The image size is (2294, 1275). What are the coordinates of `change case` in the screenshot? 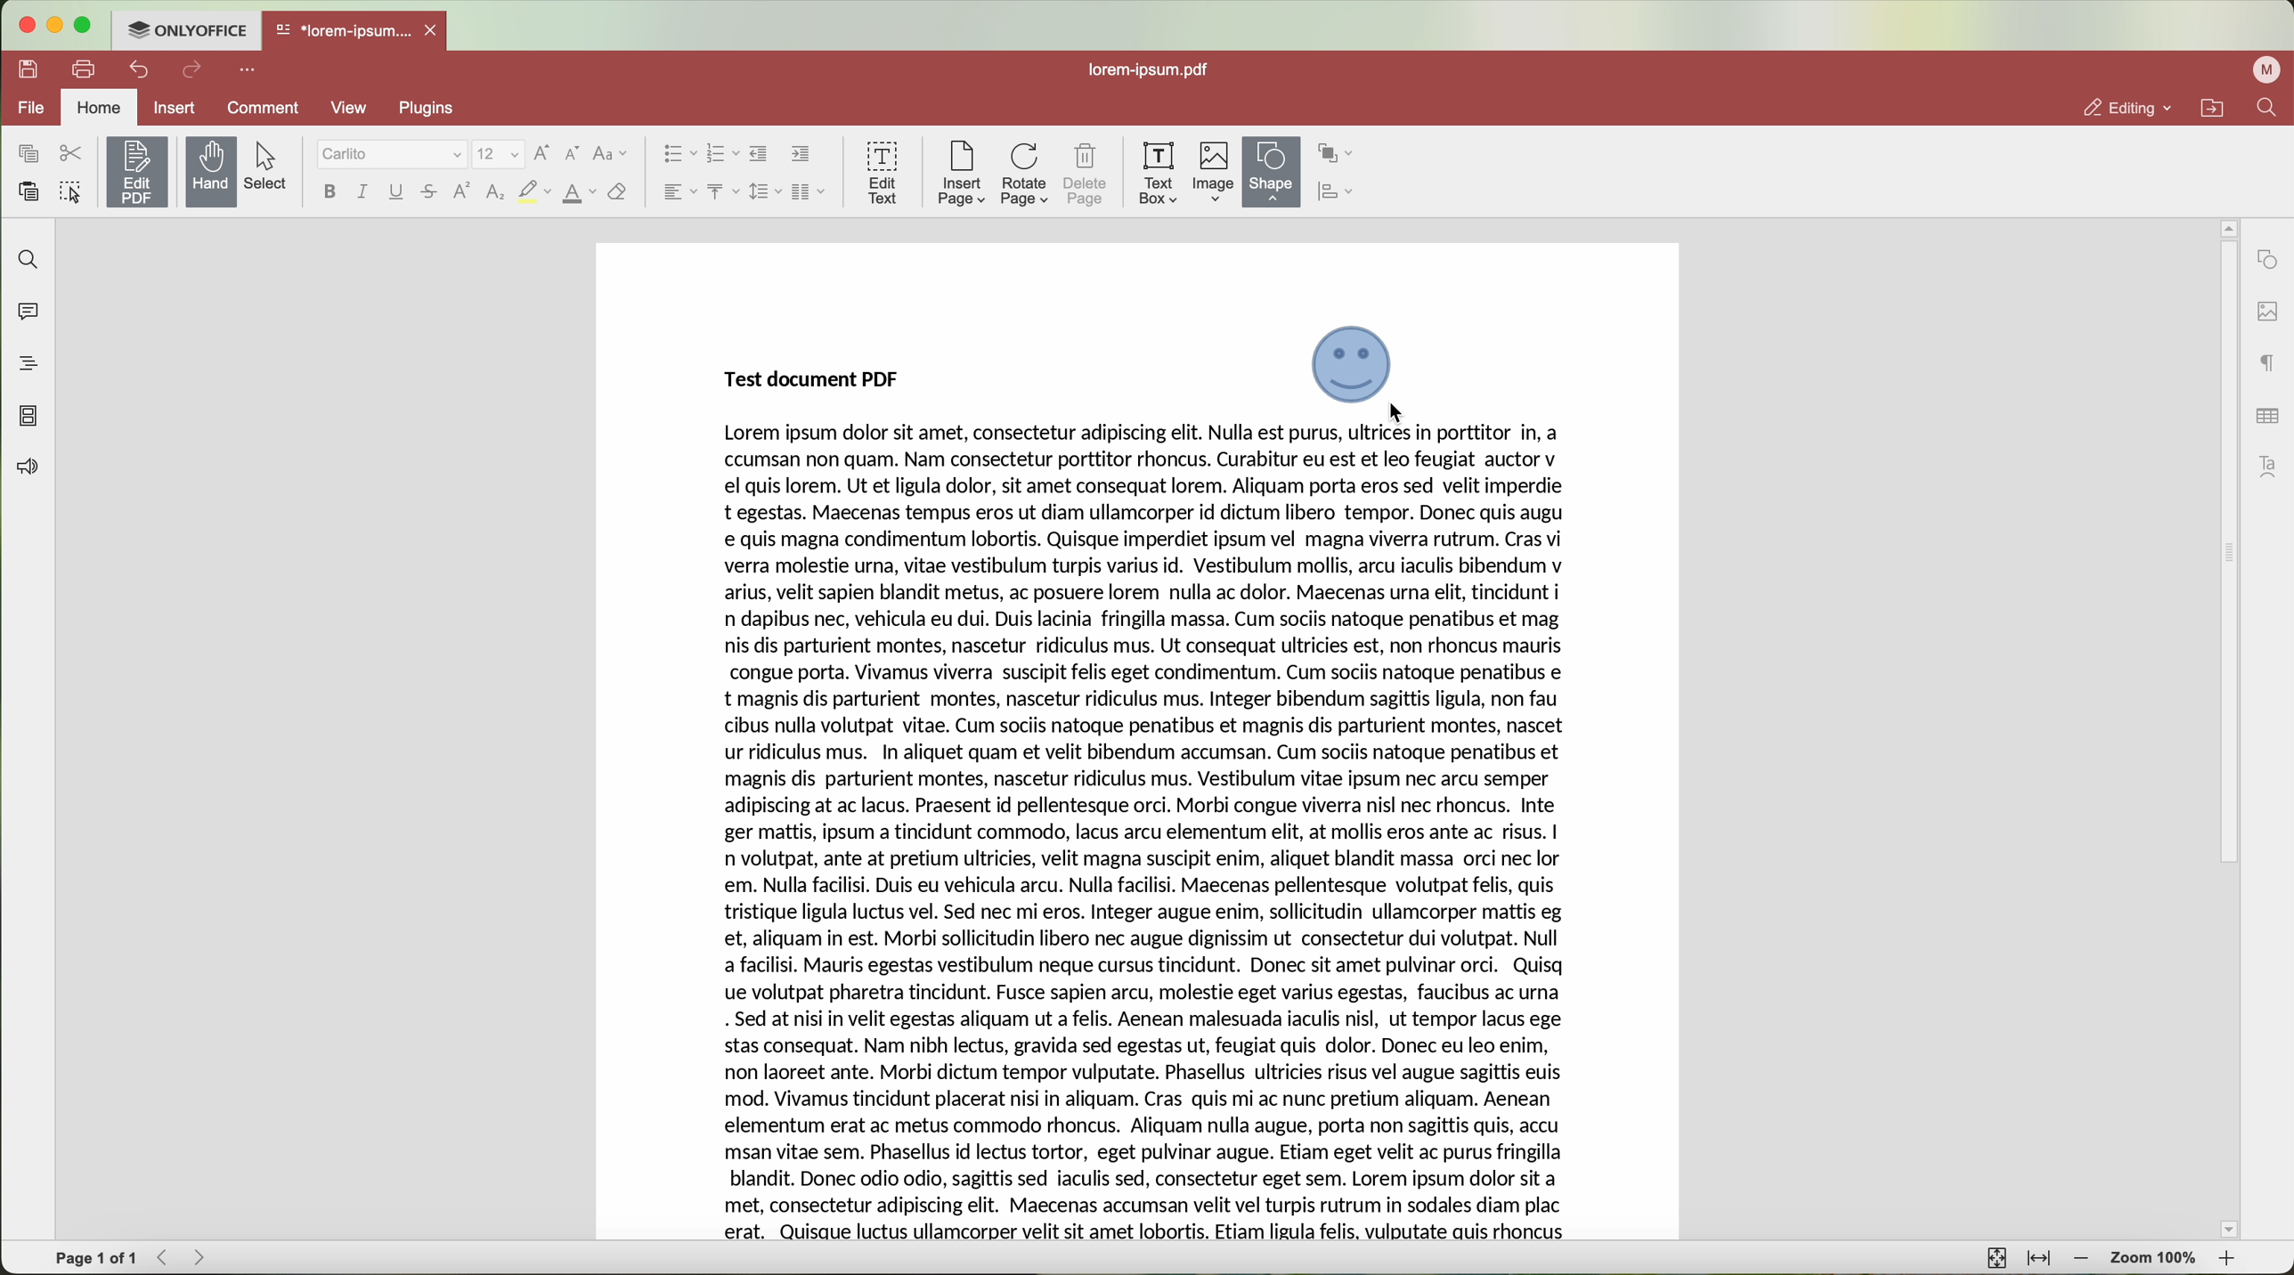 It's located at (610, 153).